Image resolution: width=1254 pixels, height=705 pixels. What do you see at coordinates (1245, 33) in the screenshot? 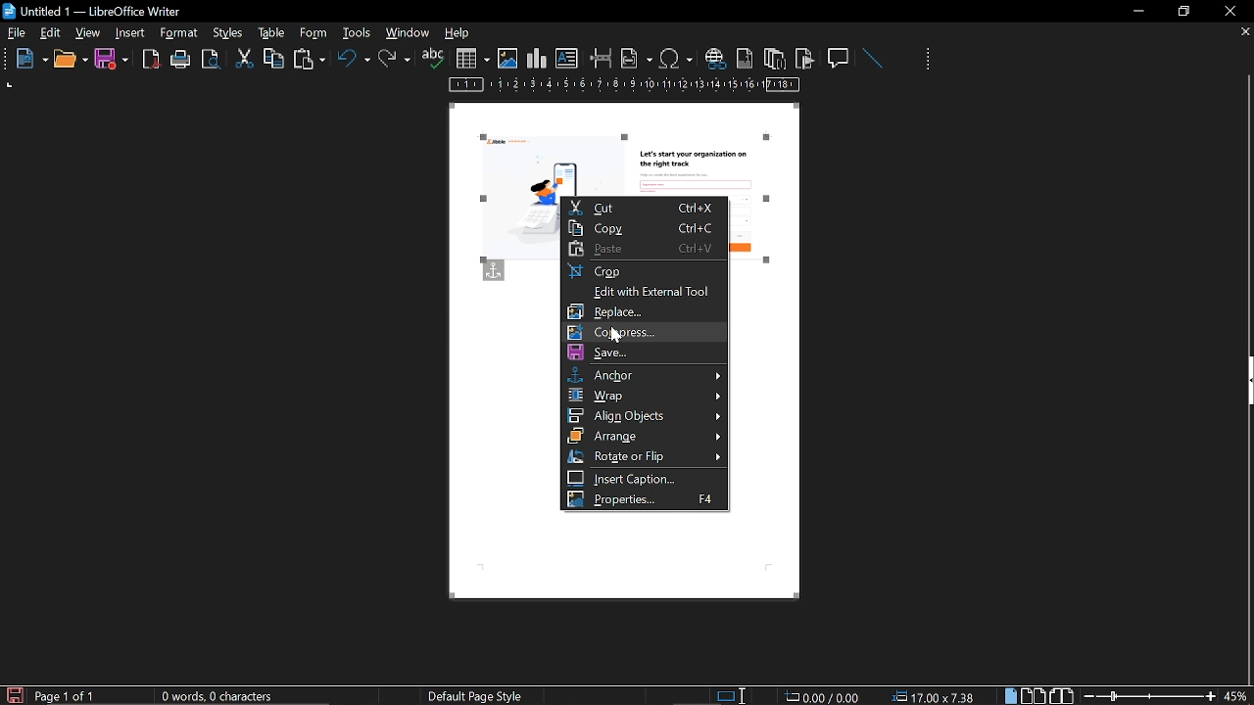
I see `close tab` at bounding box center [1245, 33].